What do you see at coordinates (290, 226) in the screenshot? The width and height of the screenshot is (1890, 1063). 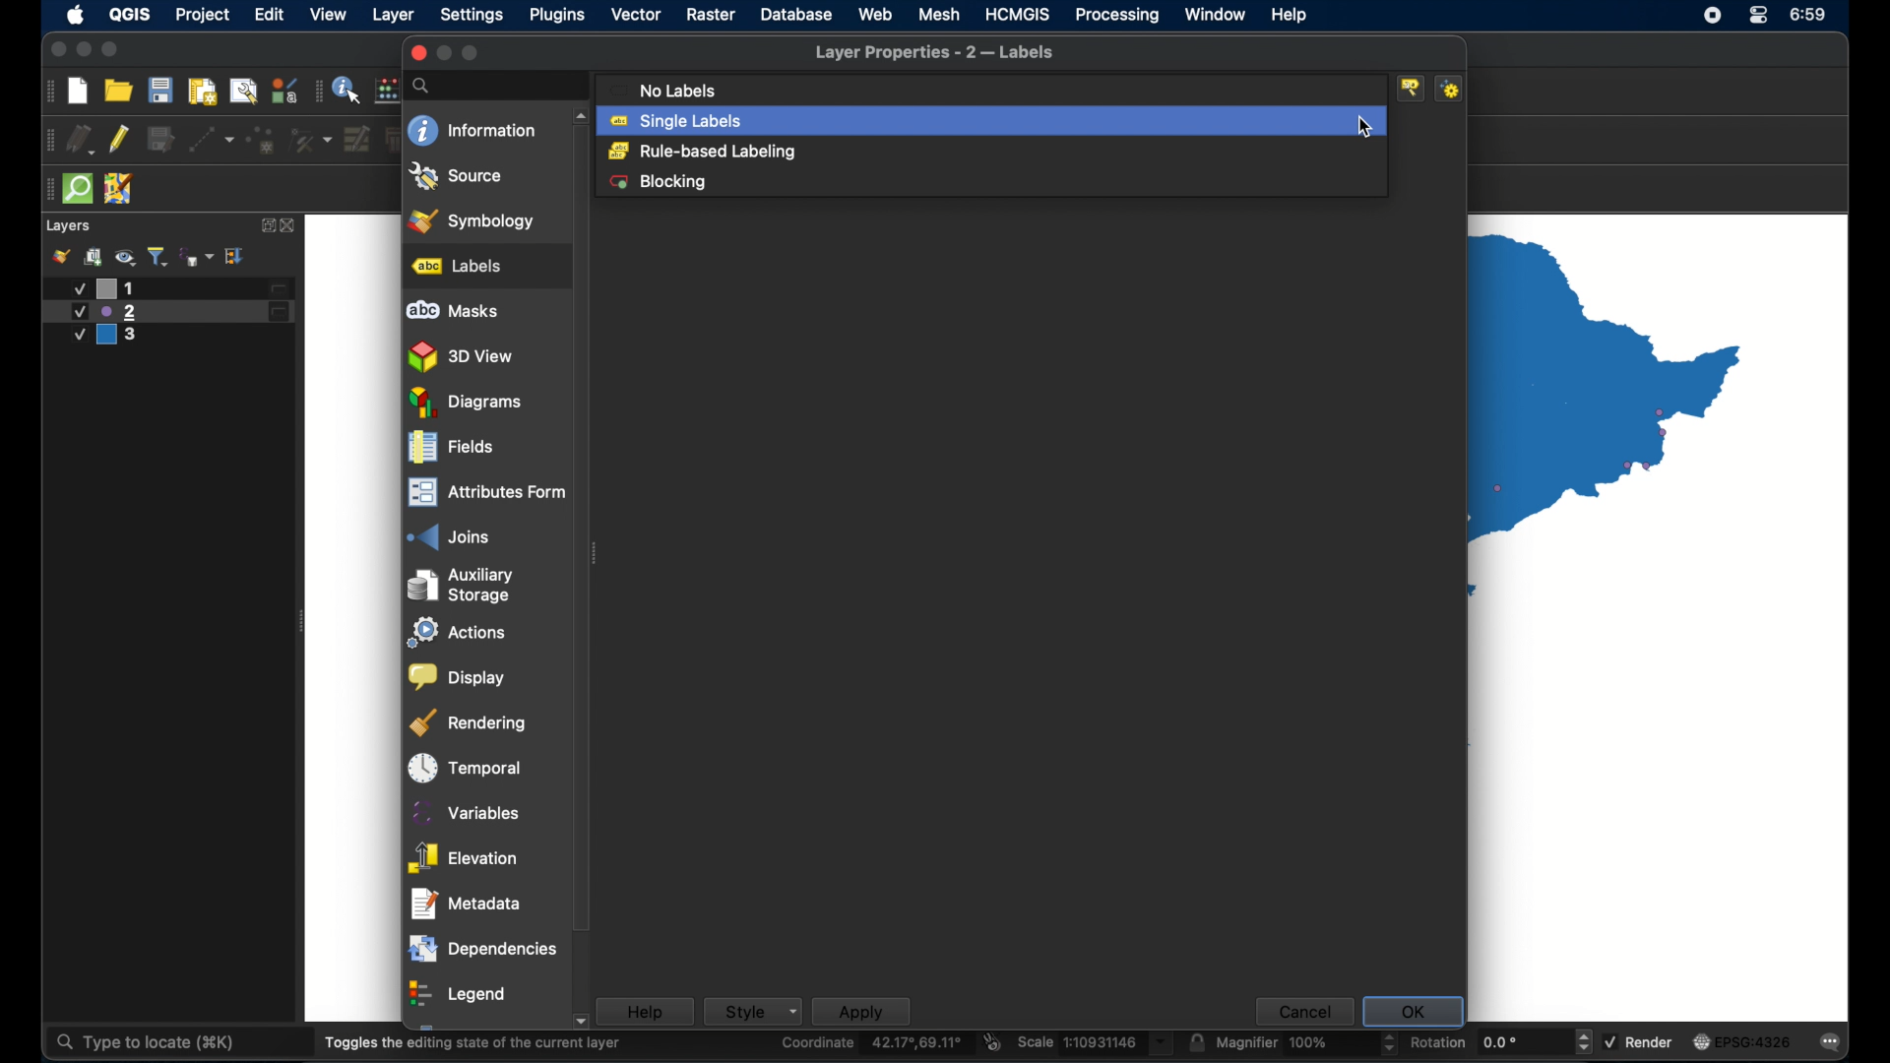 I see `close` at bounding box center [290, 226].